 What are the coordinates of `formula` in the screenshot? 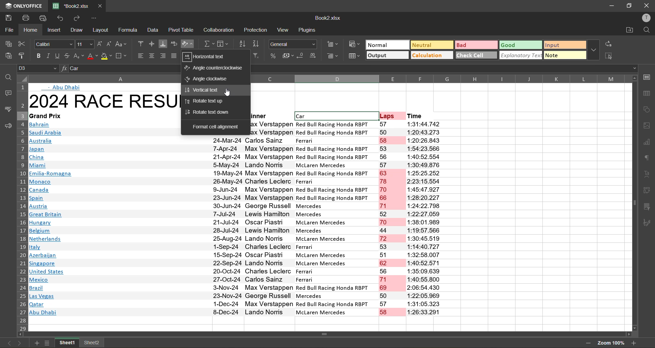 It's located at (128, 31).